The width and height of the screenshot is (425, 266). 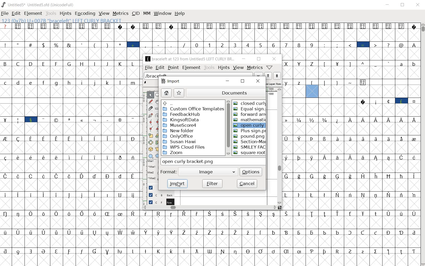 What do you see at coordinates (135, 13) in the screenshot?
I see `cid` at bounding box center [135, 13].